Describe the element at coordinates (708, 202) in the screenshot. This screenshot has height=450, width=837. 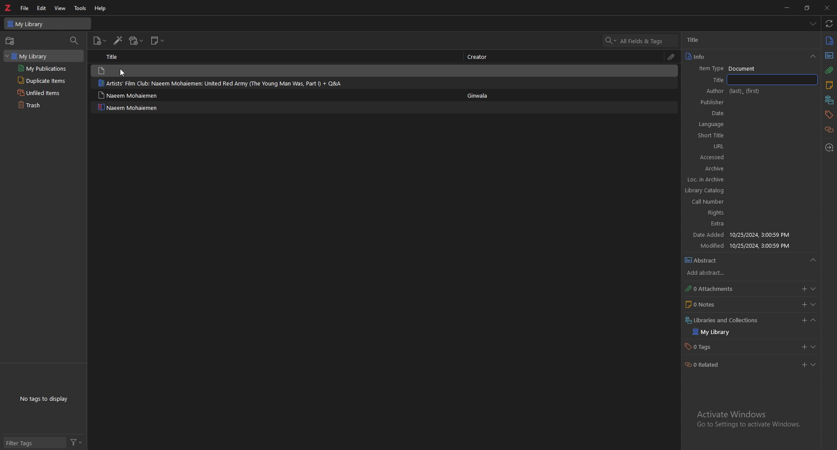
I see `pages` at that location.